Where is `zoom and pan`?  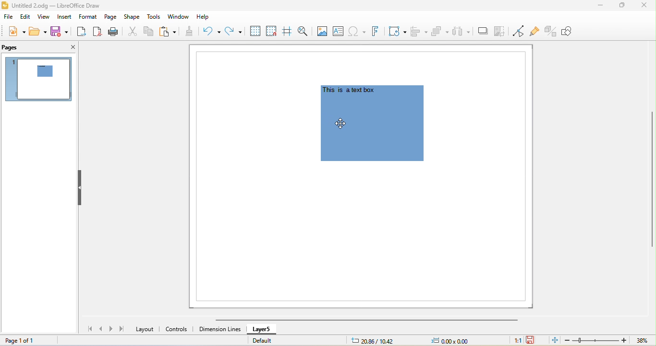
zoom and pan is located at coordinates (305, 31).